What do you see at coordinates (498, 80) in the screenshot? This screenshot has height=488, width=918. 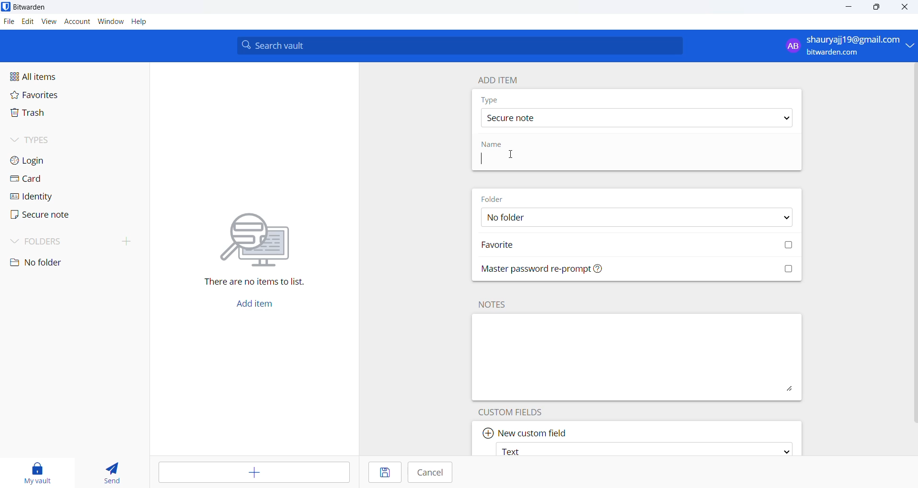 I see `add item` at bounding box center [498, 80].